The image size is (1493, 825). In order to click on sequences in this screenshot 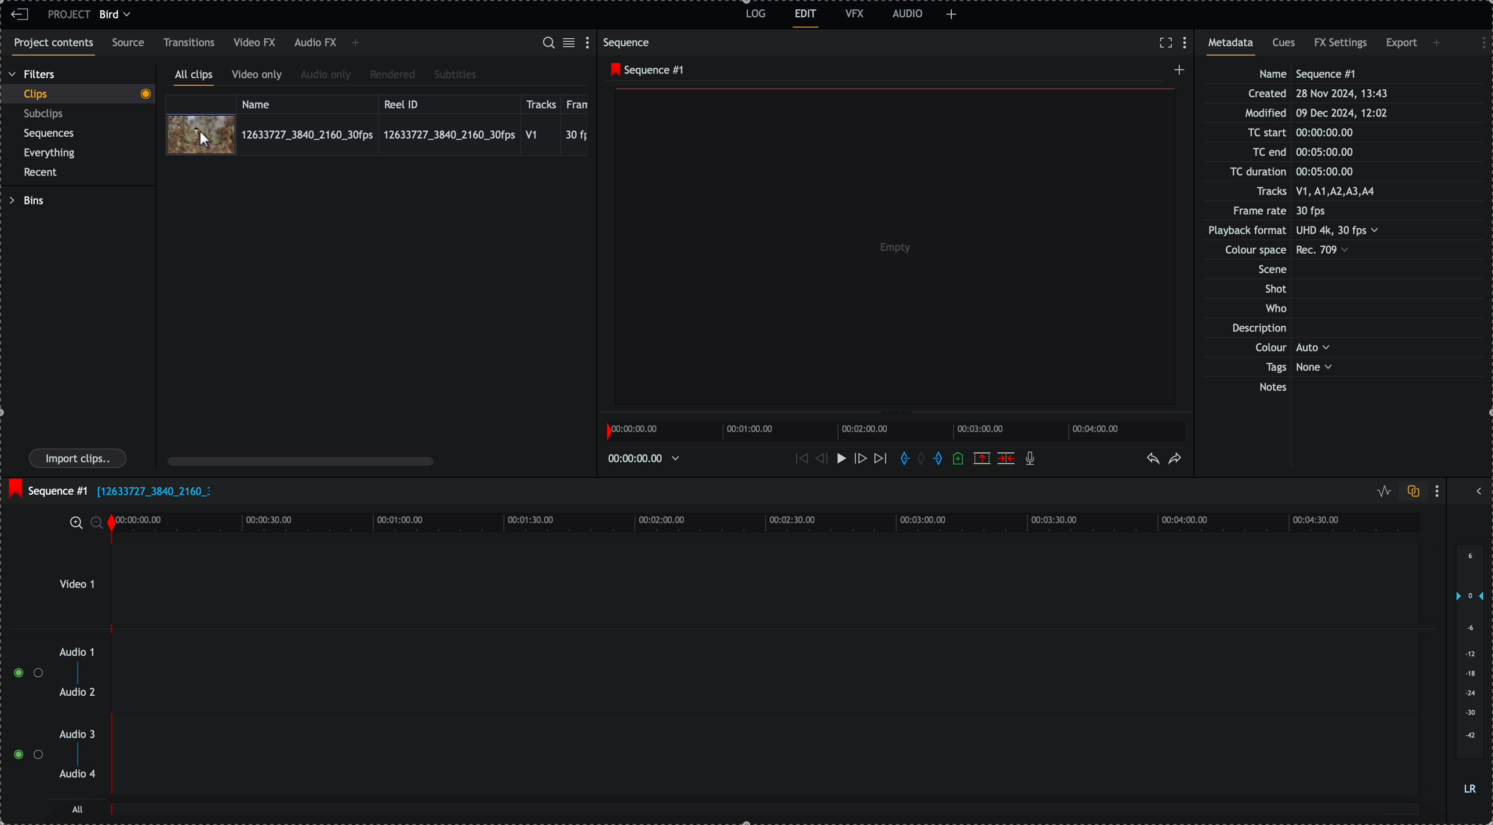, I will do `click(49, 136)`.